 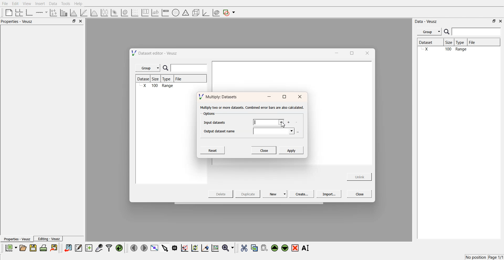 What do you see at coordinates (75, 12) in the screenshot?
I see `histogram` at bounding box center [75, 12].